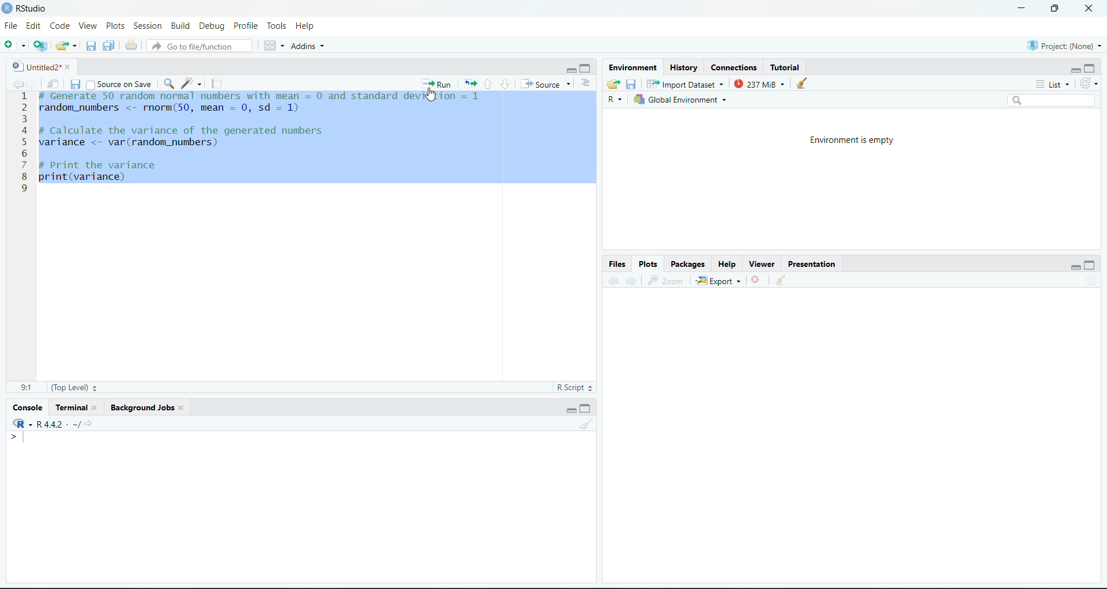 The height and width of the screenshot is (589, 1107). What do you see at coordinates (32, 84) in the screenshot?
I see `forward` at bounding box center [32, 84].